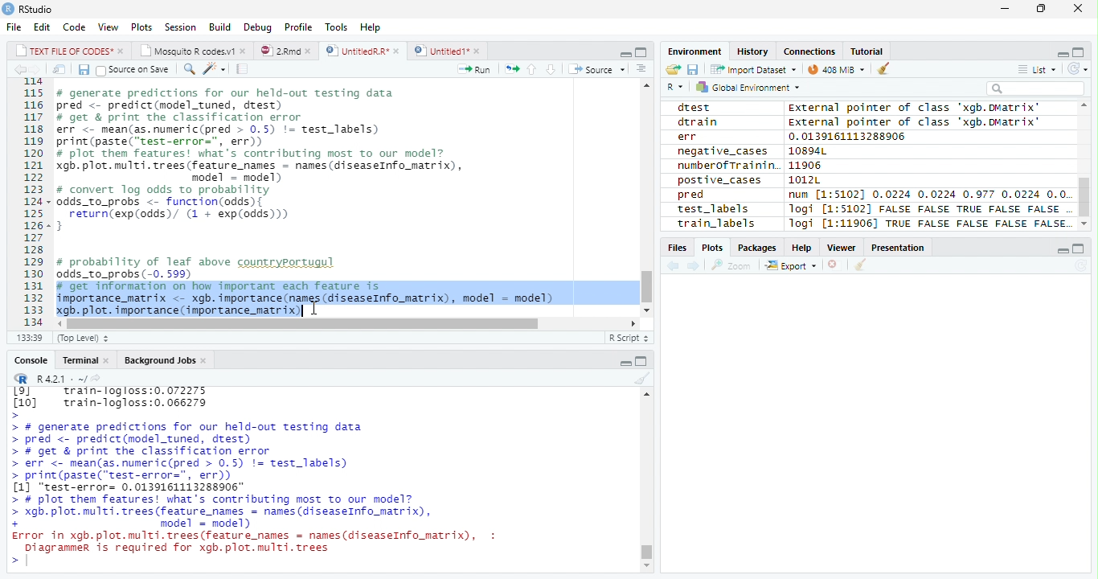  Describe the element at coordinates (800, 247) in the screenshot. I see `Help` at that location.